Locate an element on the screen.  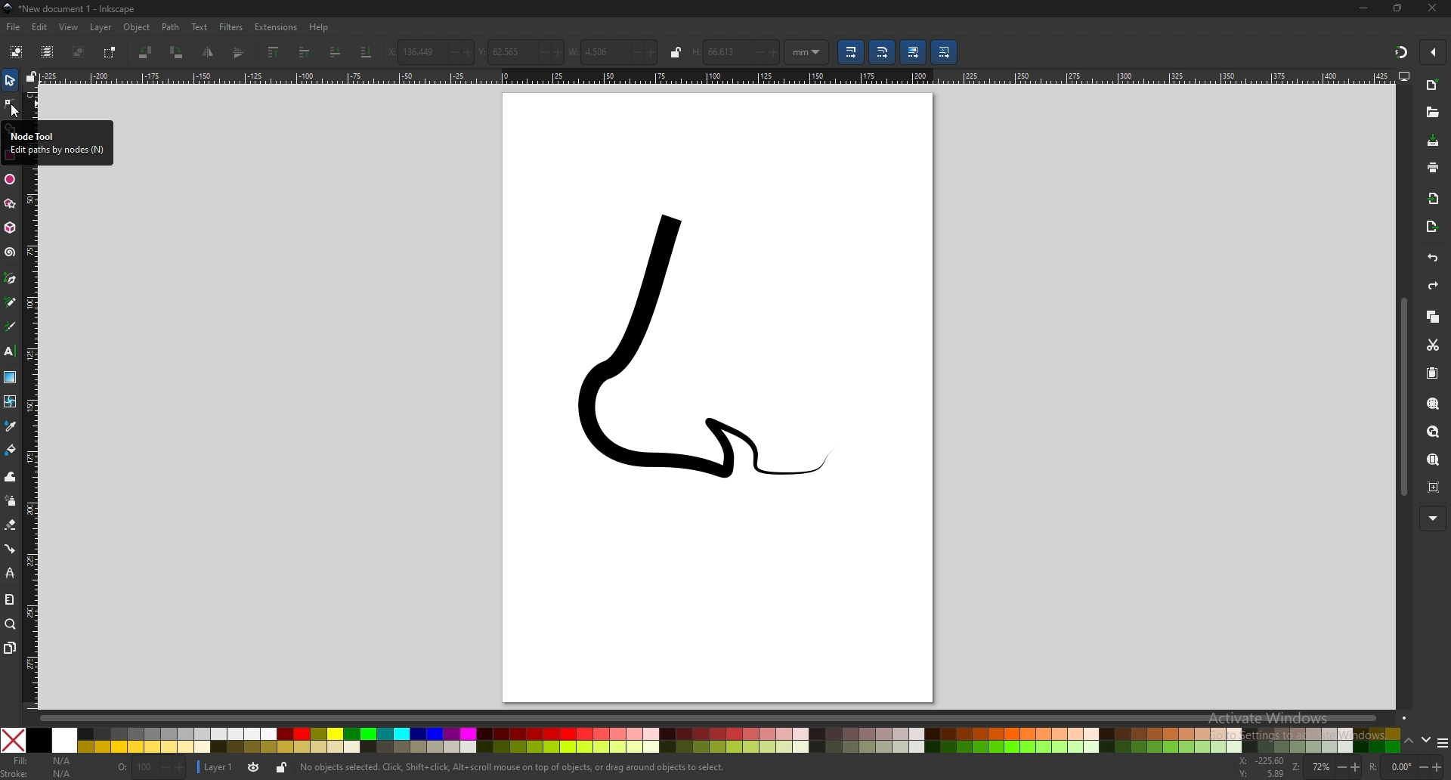
lock is located at coordinates (283, 767).